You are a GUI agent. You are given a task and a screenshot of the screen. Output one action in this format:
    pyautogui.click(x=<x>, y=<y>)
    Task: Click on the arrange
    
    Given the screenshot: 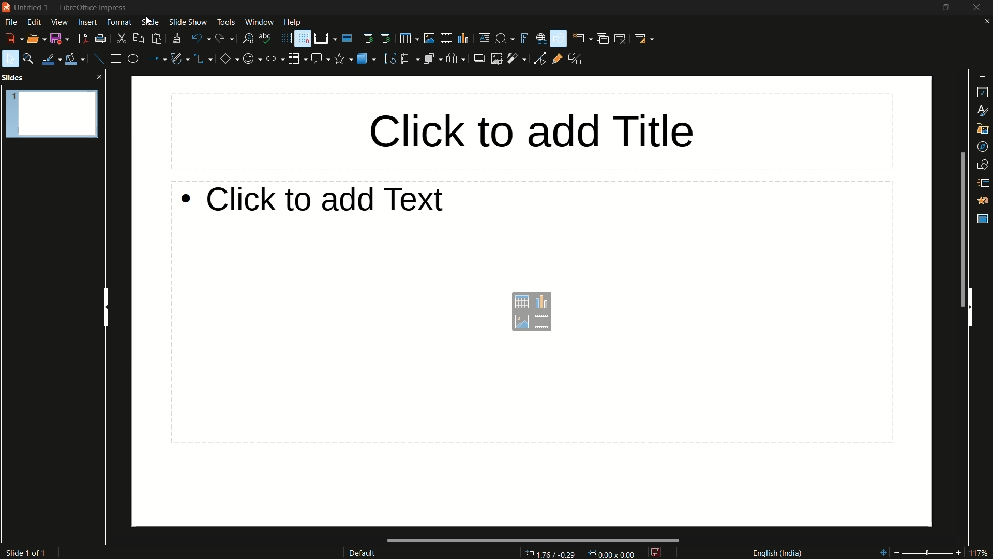 What is the action you would take?
    pyautogui.click(x=432, y=60)
    